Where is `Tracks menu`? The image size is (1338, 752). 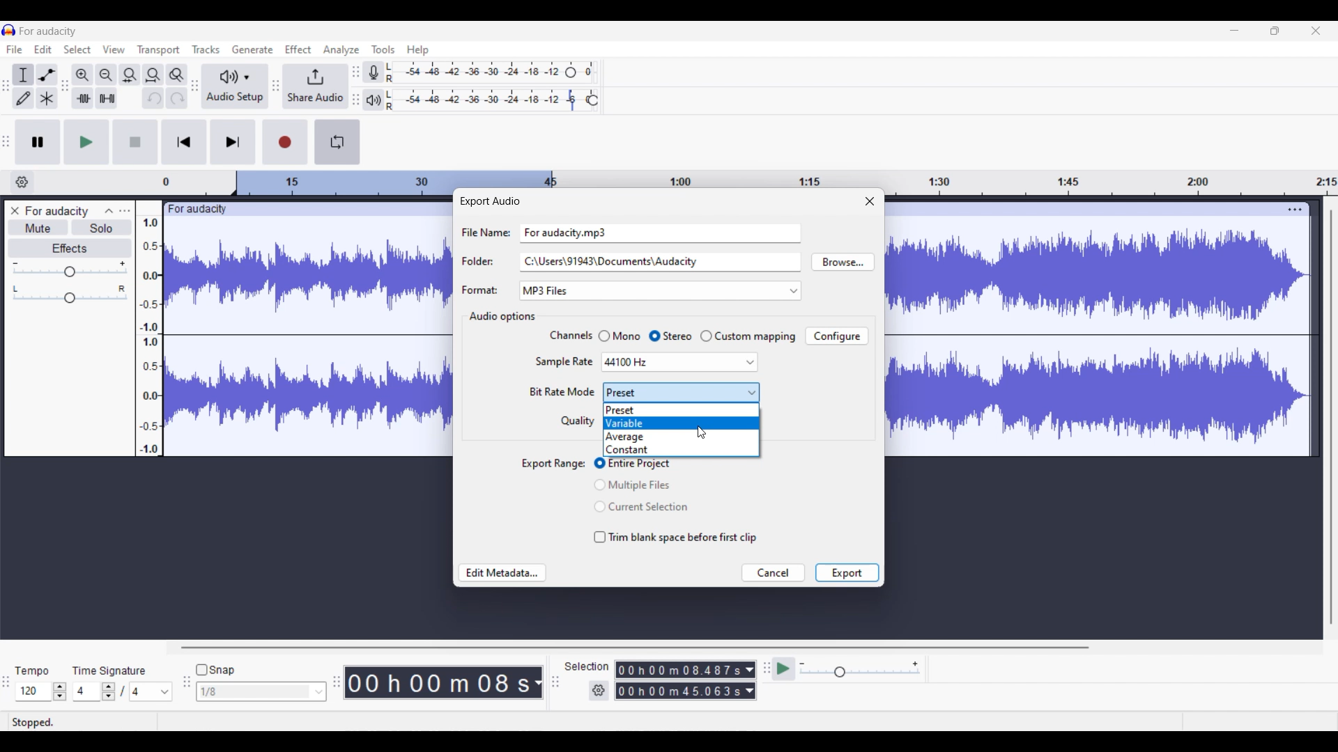 Tracks menu is located at coordinates (206, 49).